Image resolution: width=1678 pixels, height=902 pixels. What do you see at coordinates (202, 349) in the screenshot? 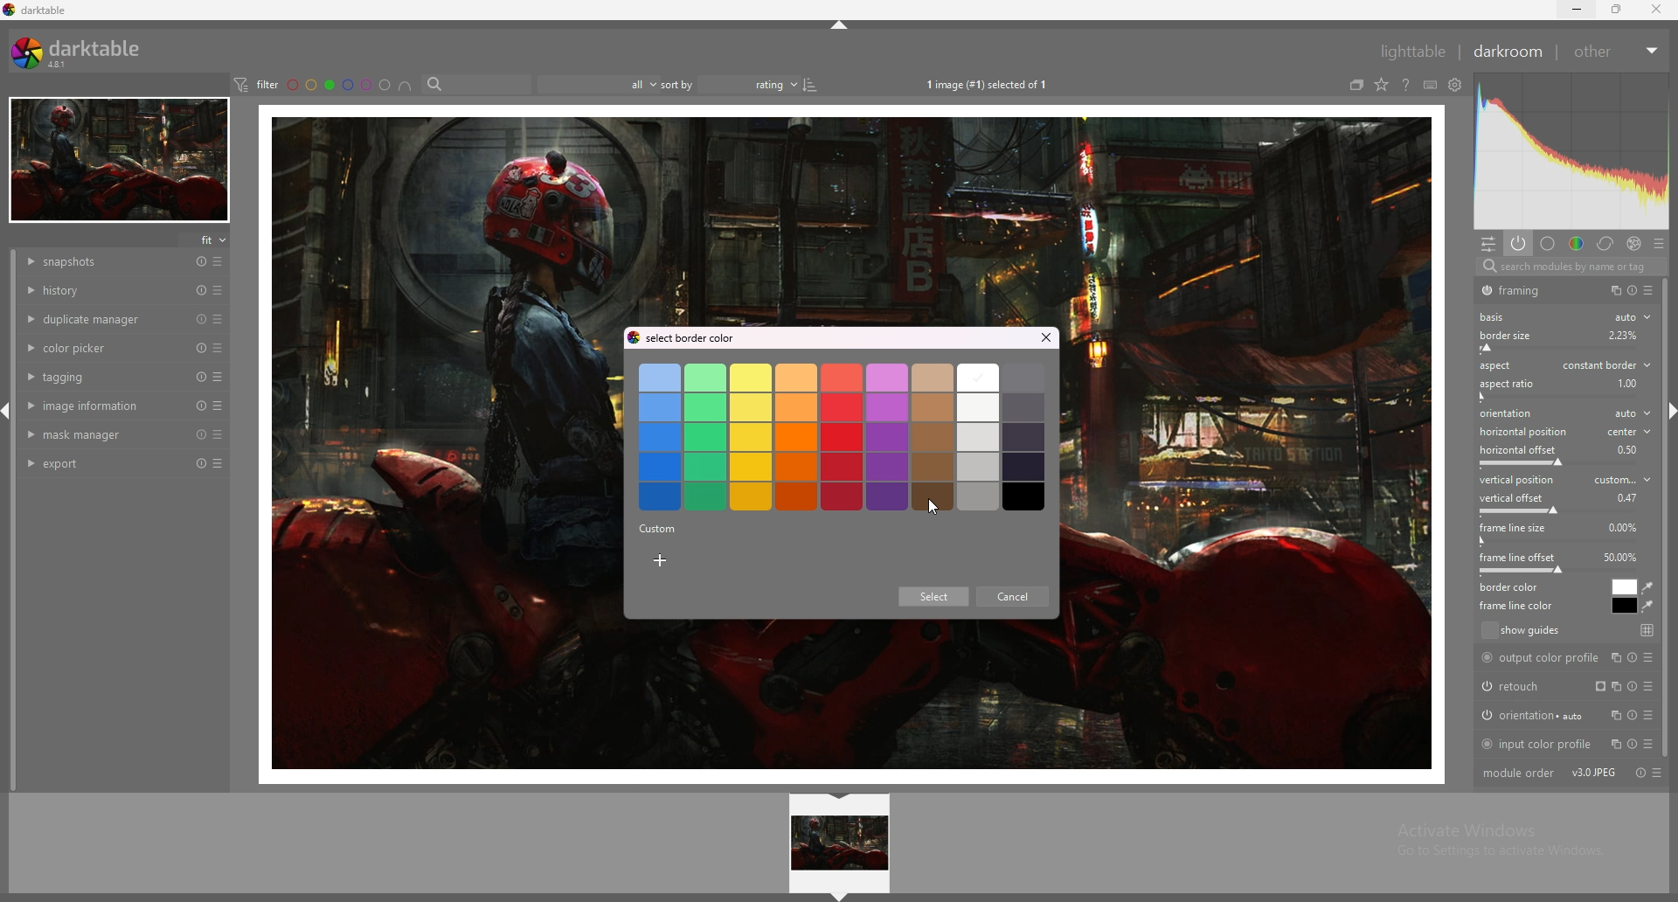
I see `reset` at bounding box center [202, 349].